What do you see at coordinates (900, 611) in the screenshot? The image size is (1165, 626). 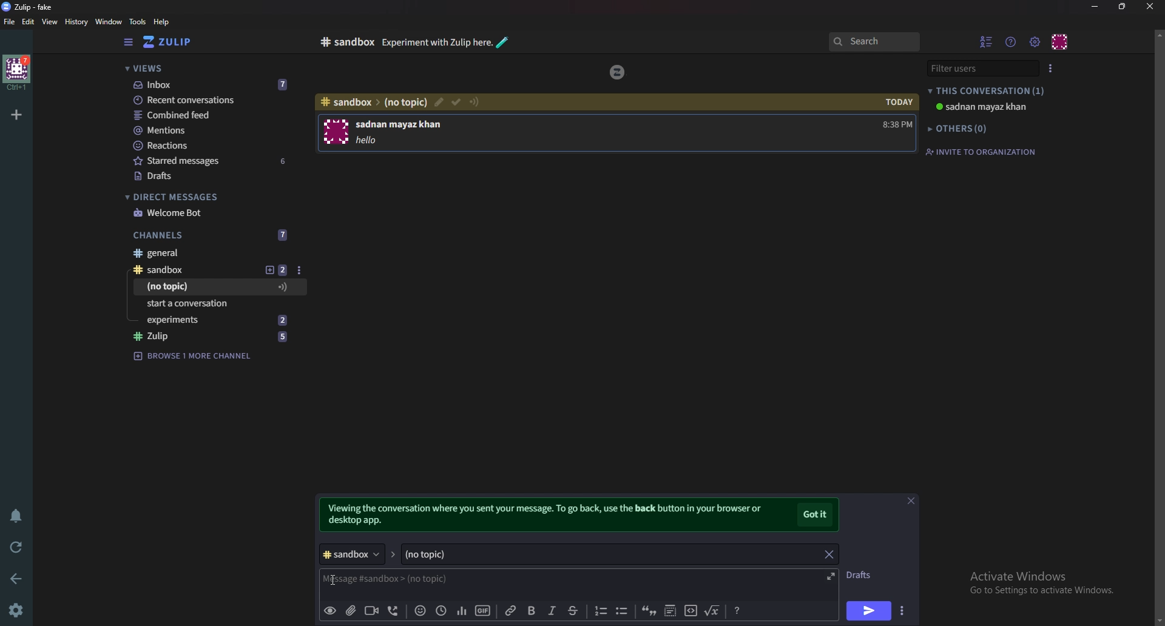 I see `Send options` at bounding box center [900, 611].